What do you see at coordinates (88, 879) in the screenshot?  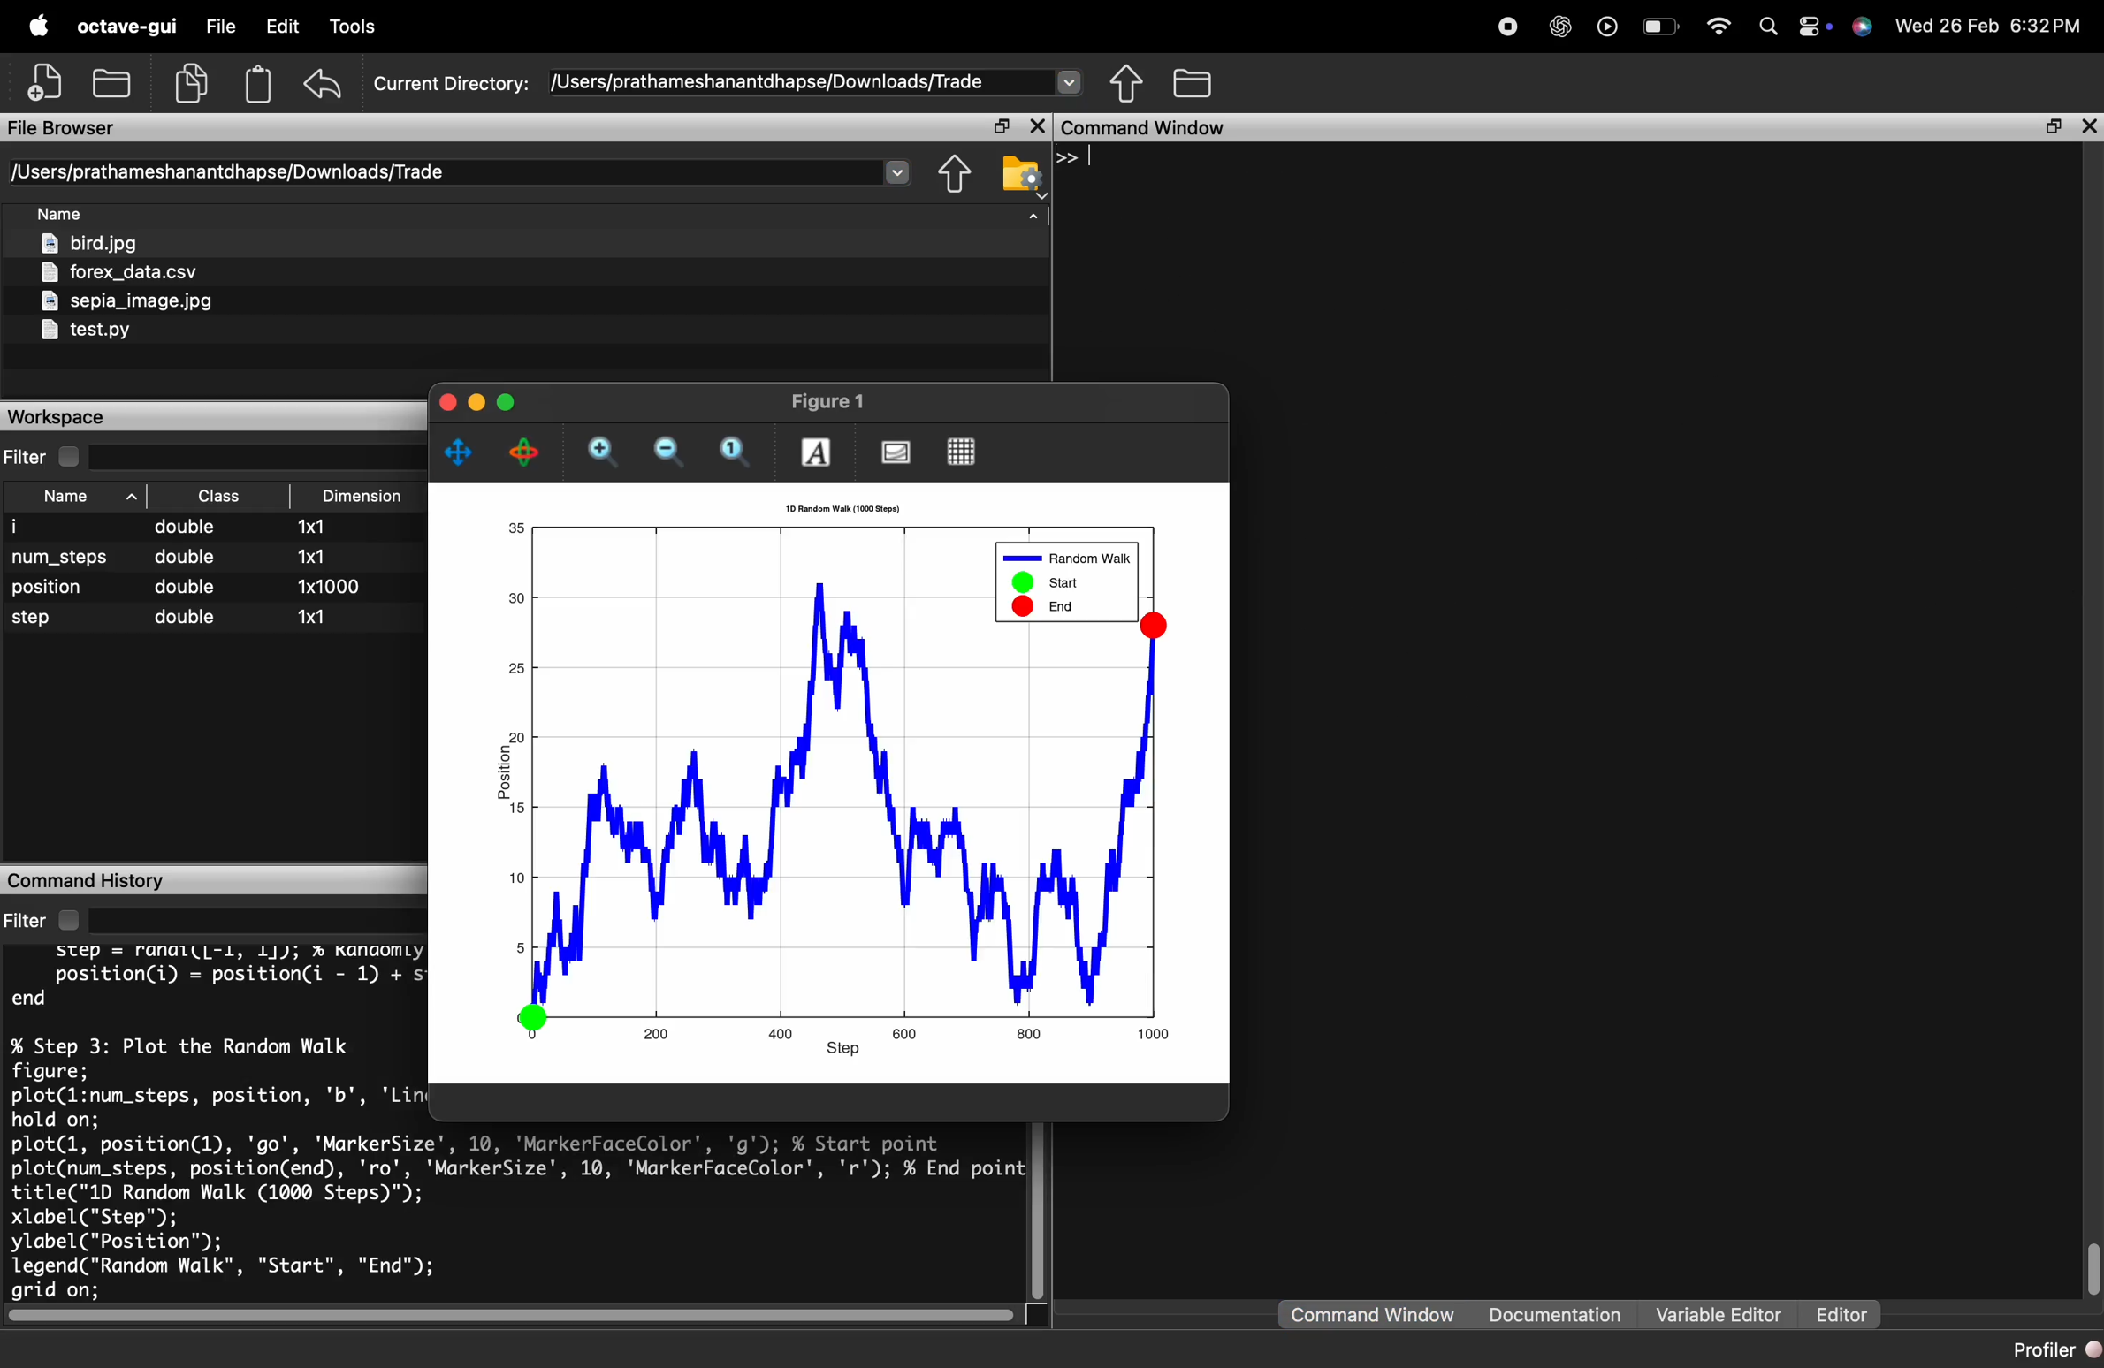 I see `command history` at bounding box center [88, 879].